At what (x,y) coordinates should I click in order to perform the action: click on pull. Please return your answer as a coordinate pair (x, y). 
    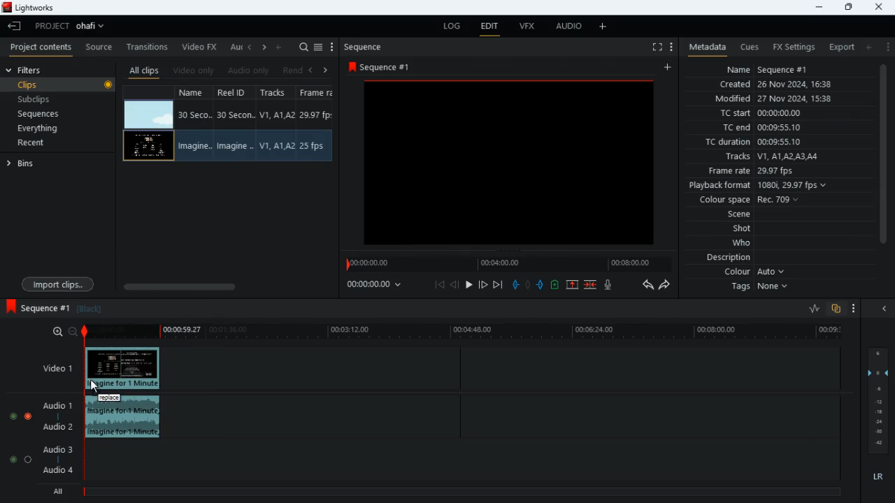
    Looking at the image, I should click on (516, 284).